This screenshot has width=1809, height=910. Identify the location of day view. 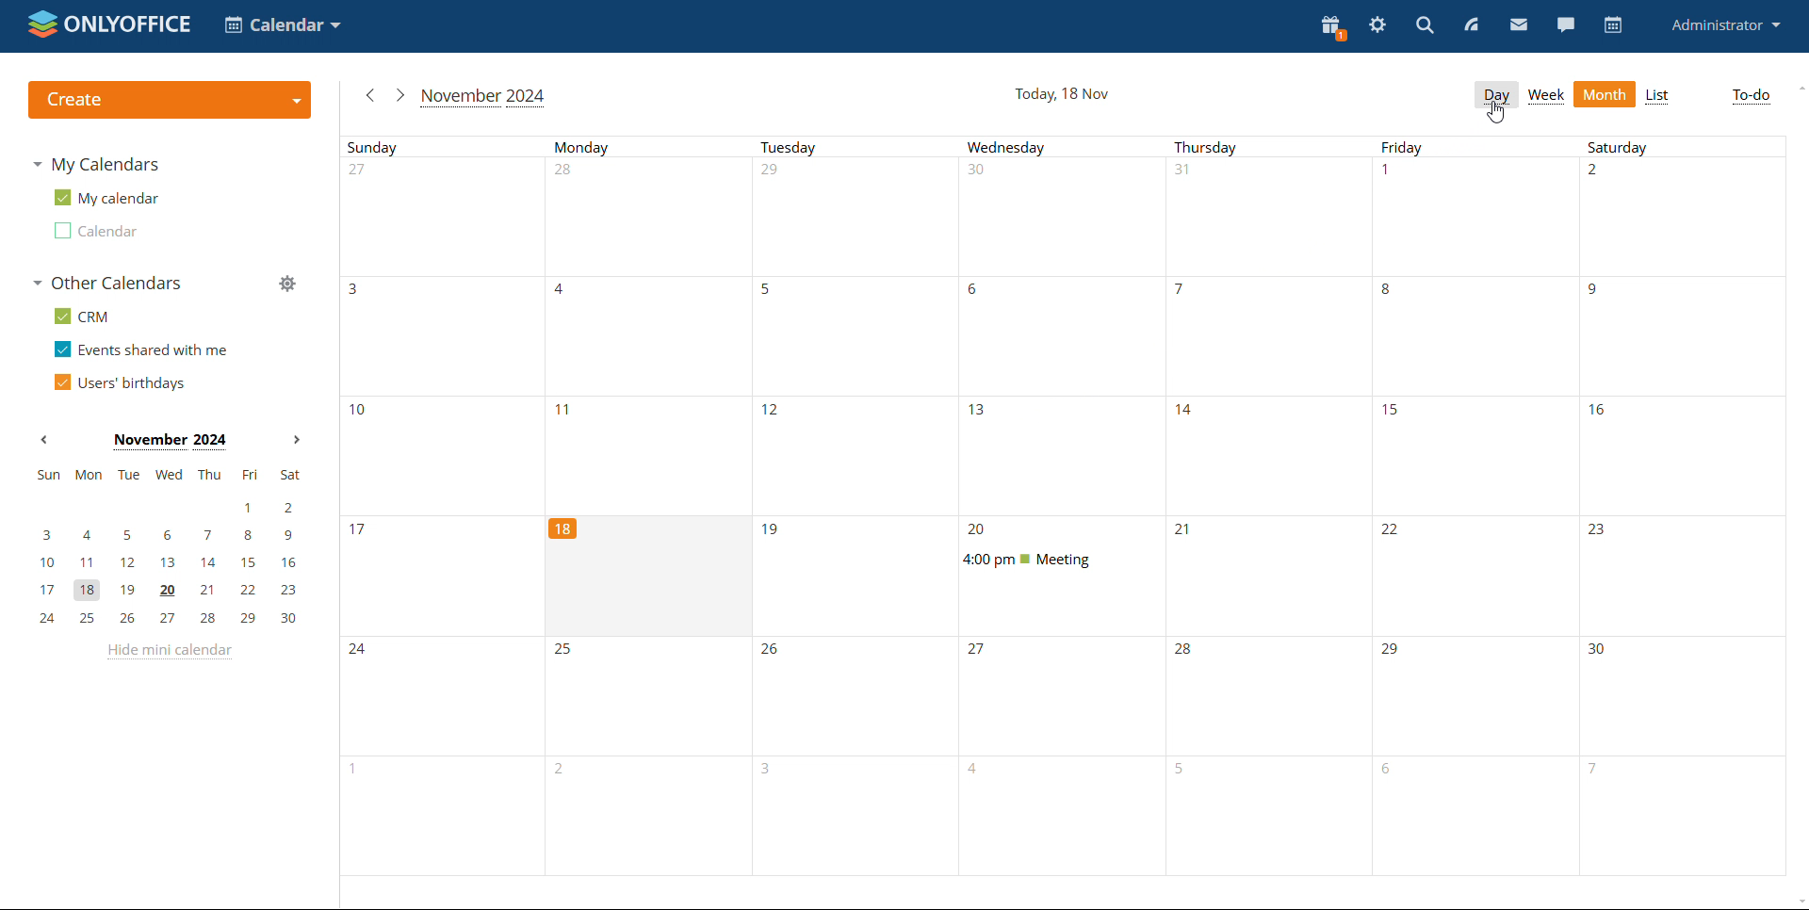
(1495, 94).